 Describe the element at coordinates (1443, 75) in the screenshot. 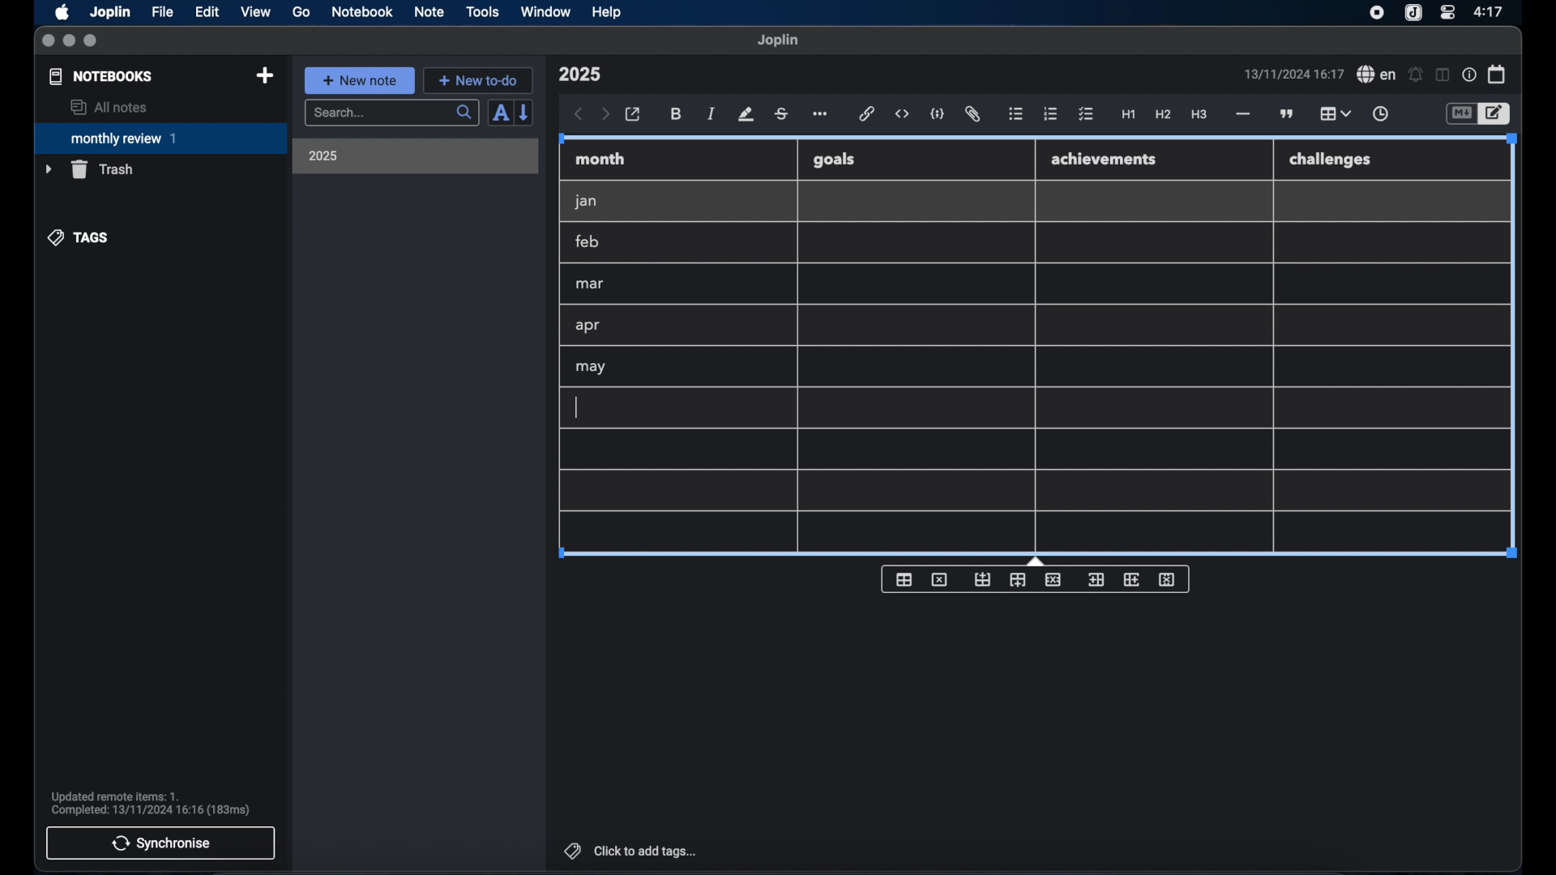

I see `toggle editor layout` at that location.